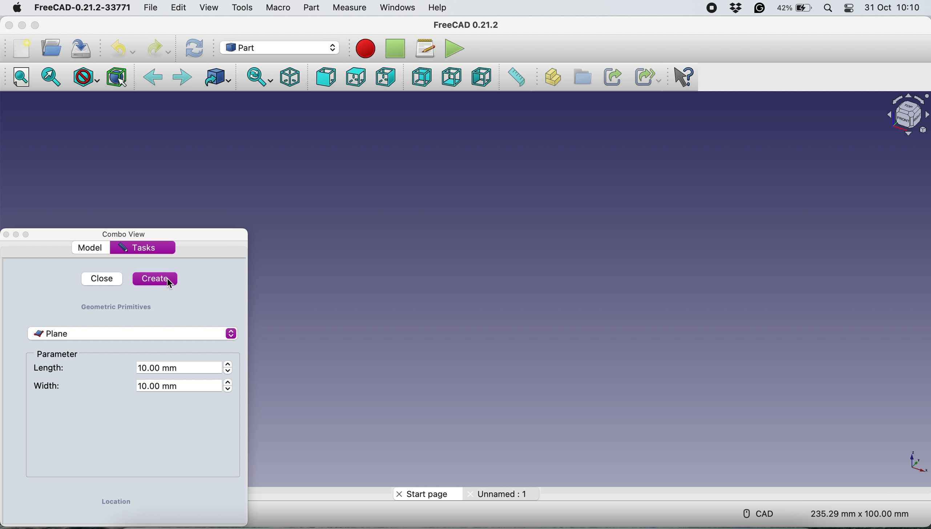  What do you see at coordinates (611, 76) in the screenshot?
I see `Make link` at bounding box center [611, 76].